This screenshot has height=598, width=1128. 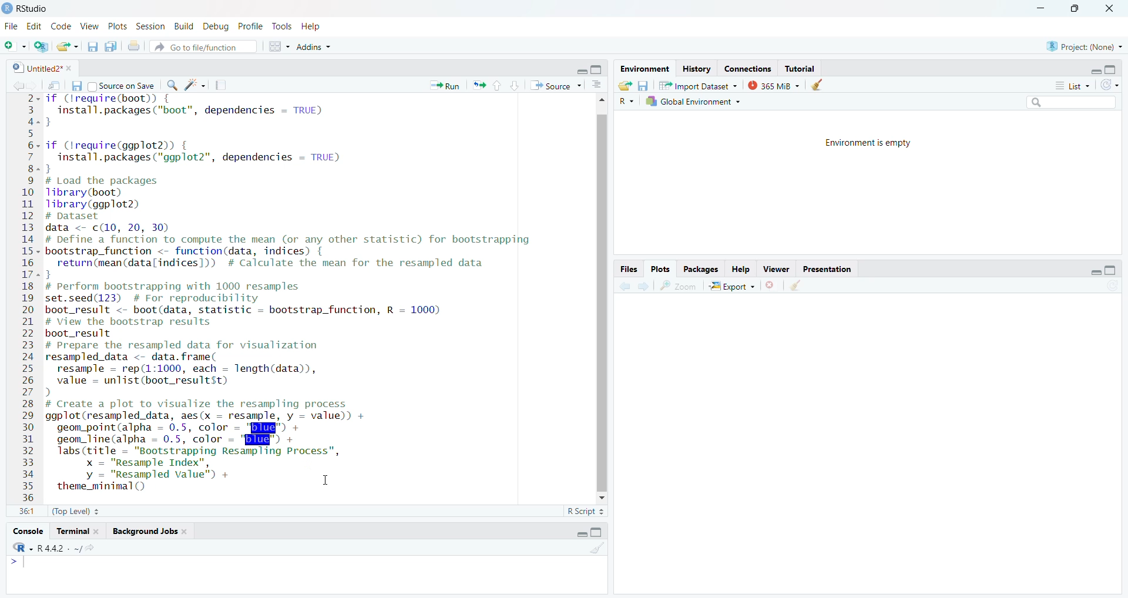 I want to click on re run the previous code, so click(x=478, y=84).